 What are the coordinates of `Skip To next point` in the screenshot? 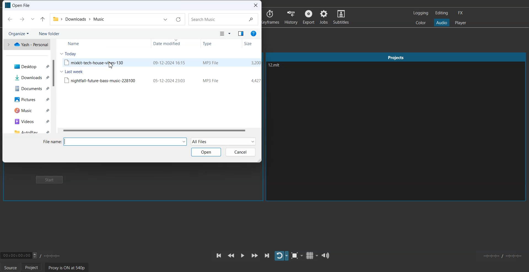 It's located at (267, 255).